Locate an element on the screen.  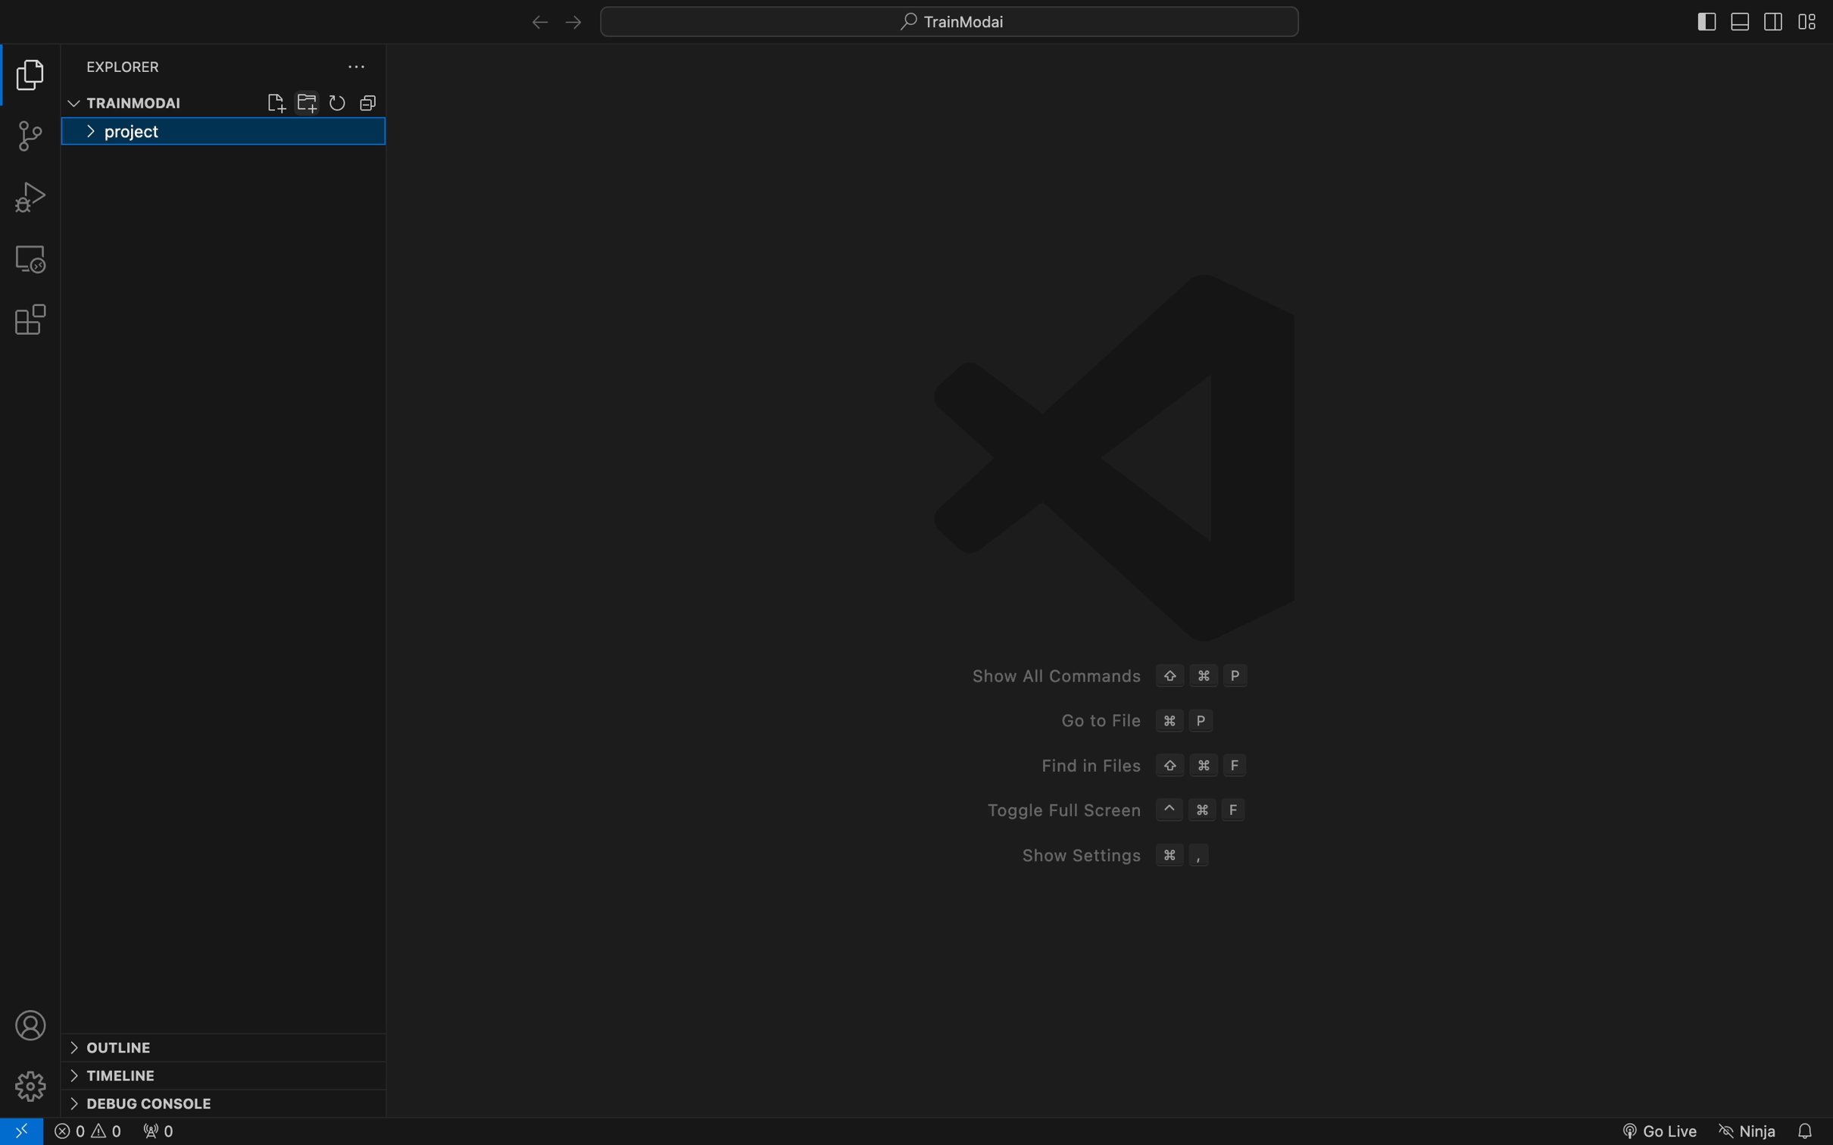
hide folder content is located at coordinates (368, 102).